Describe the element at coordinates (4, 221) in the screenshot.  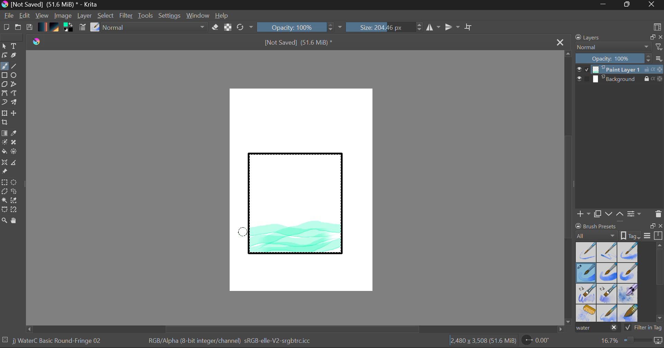
I see `Zoom` at that location.